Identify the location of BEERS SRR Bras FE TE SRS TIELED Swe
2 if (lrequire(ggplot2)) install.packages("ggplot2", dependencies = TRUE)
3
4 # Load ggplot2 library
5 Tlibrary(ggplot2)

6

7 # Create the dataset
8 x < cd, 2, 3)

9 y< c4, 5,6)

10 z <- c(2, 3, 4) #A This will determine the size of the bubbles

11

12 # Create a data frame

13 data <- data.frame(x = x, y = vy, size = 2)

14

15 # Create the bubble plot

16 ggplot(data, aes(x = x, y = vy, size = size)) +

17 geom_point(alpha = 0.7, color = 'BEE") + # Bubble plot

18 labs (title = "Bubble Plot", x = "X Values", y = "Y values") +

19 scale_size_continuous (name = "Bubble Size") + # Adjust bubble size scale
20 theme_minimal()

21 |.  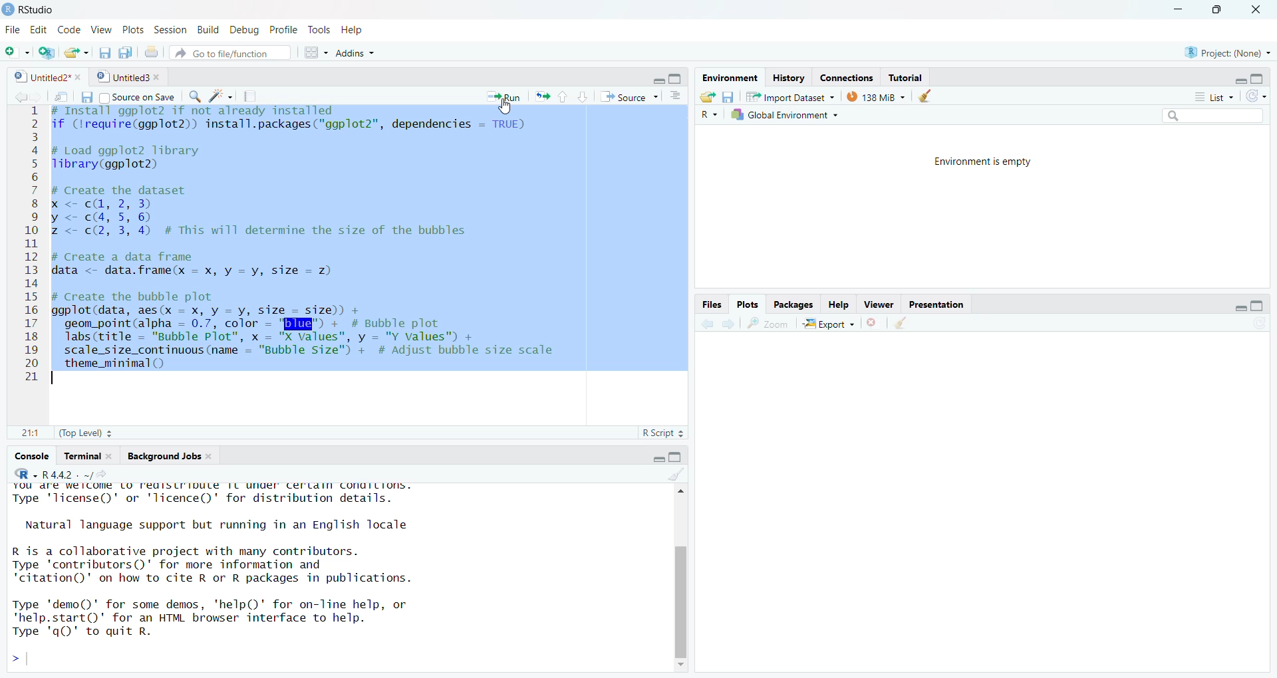
(320, 251).